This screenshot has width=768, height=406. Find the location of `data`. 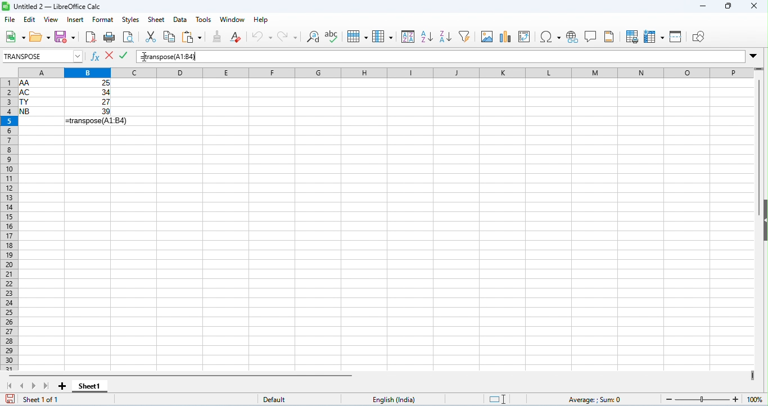

data is located at coordinates (180, 20).